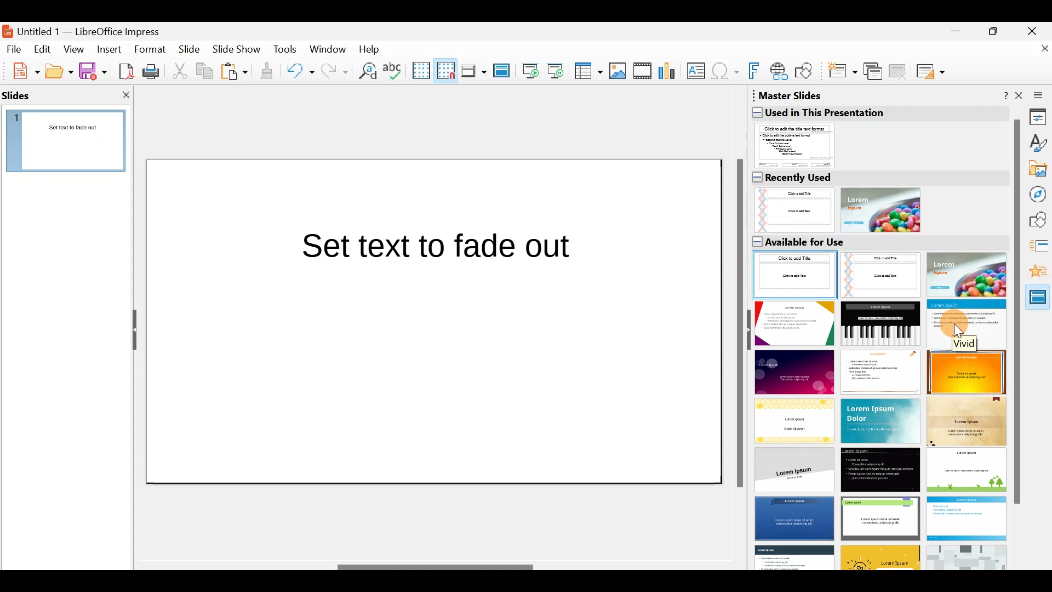 The width and height of the screenshot is (1052, 592). I want to click on Snap to grid, so click(444, 70).